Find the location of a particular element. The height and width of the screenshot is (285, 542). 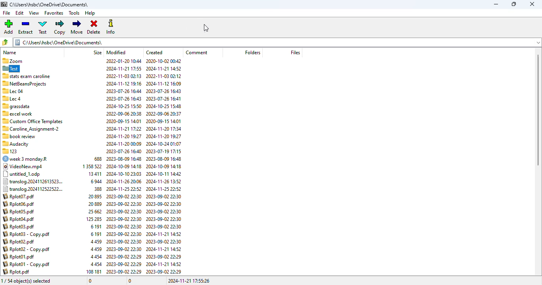

2024-11-25 22:52 is located at coordinates (124, 189).